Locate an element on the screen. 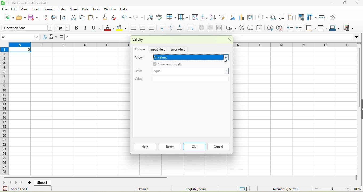  cut is located at coordinates (73, 18).